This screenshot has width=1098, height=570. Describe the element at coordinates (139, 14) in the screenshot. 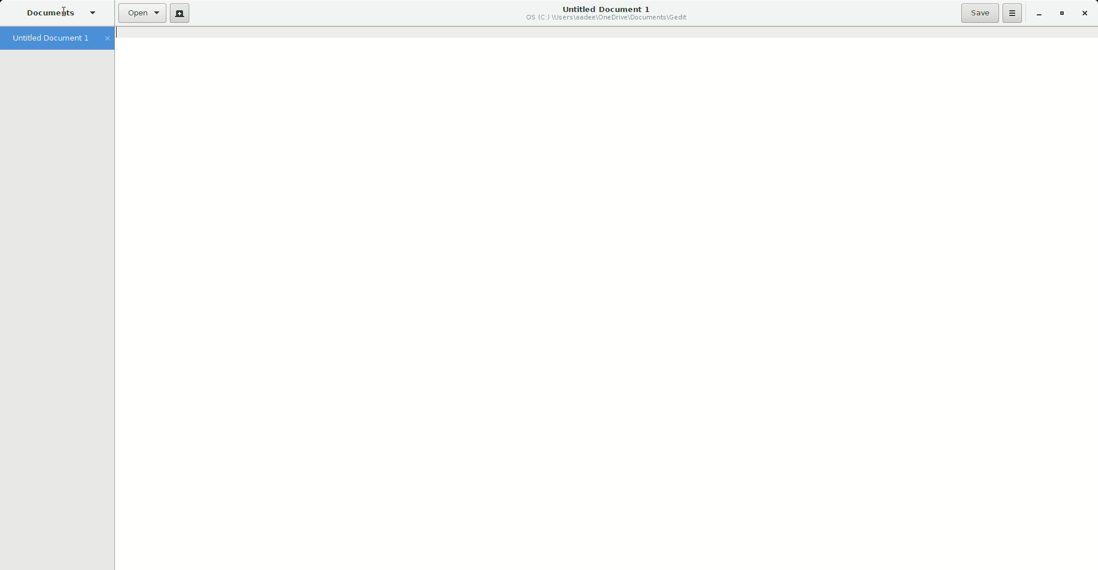

I see `Open` at that location.